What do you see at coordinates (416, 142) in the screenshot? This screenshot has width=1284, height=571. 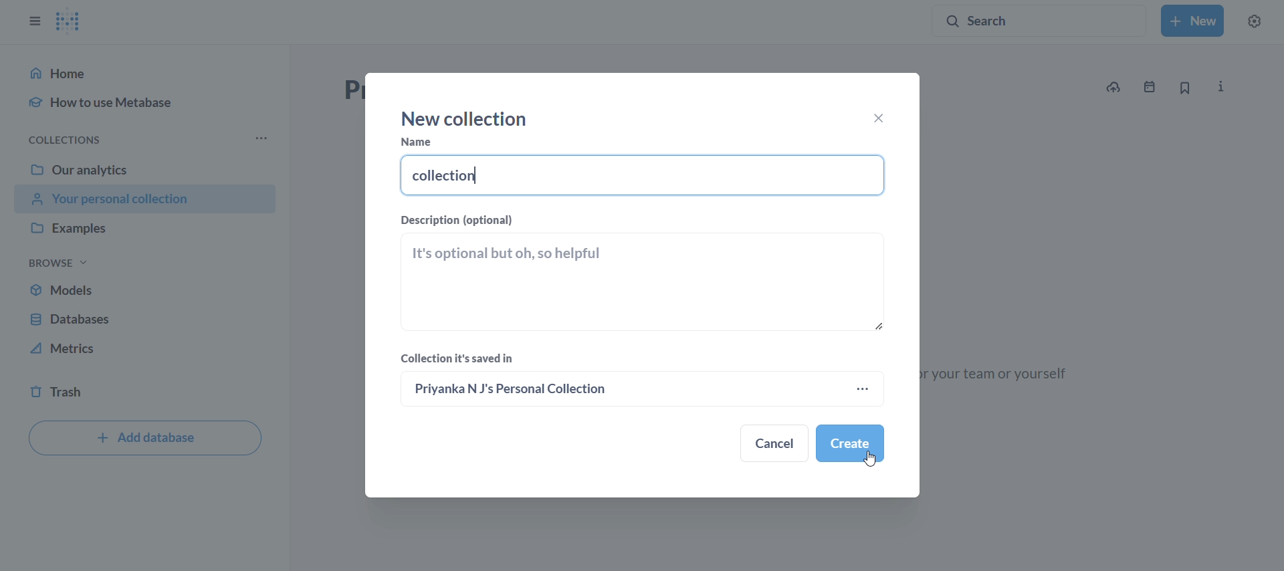 I see `name` at bounding box center [416, 142].